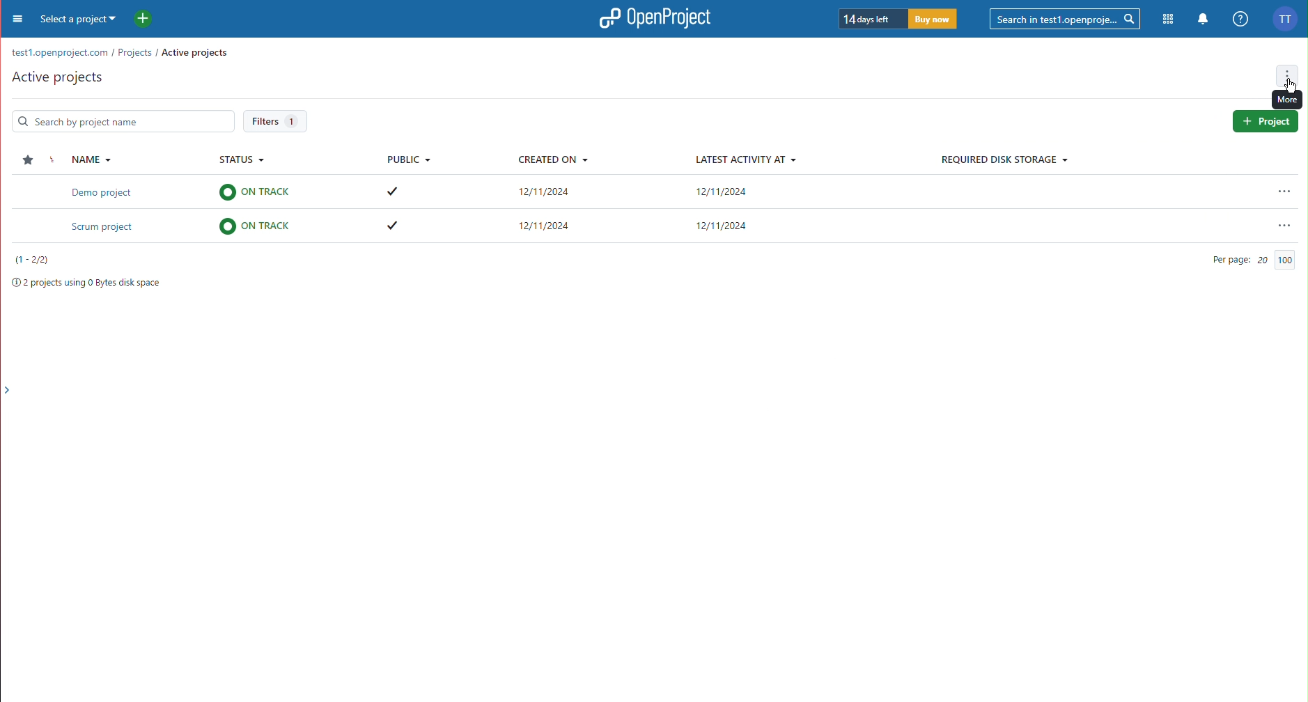  What do you see at coordinates (1252, 259) in the screenshot?
I see `Per Page` at bounding box center [1252, 259].